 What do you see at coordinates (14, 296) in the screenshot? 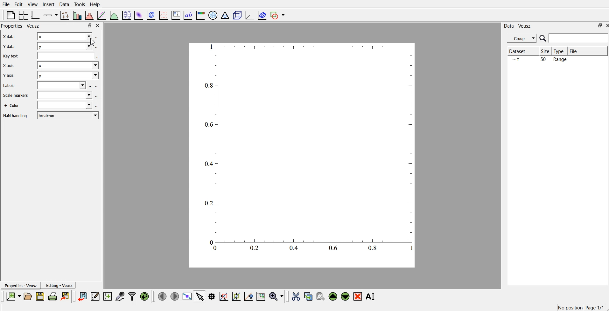
I see `new document` at bounding box center [14, 296].